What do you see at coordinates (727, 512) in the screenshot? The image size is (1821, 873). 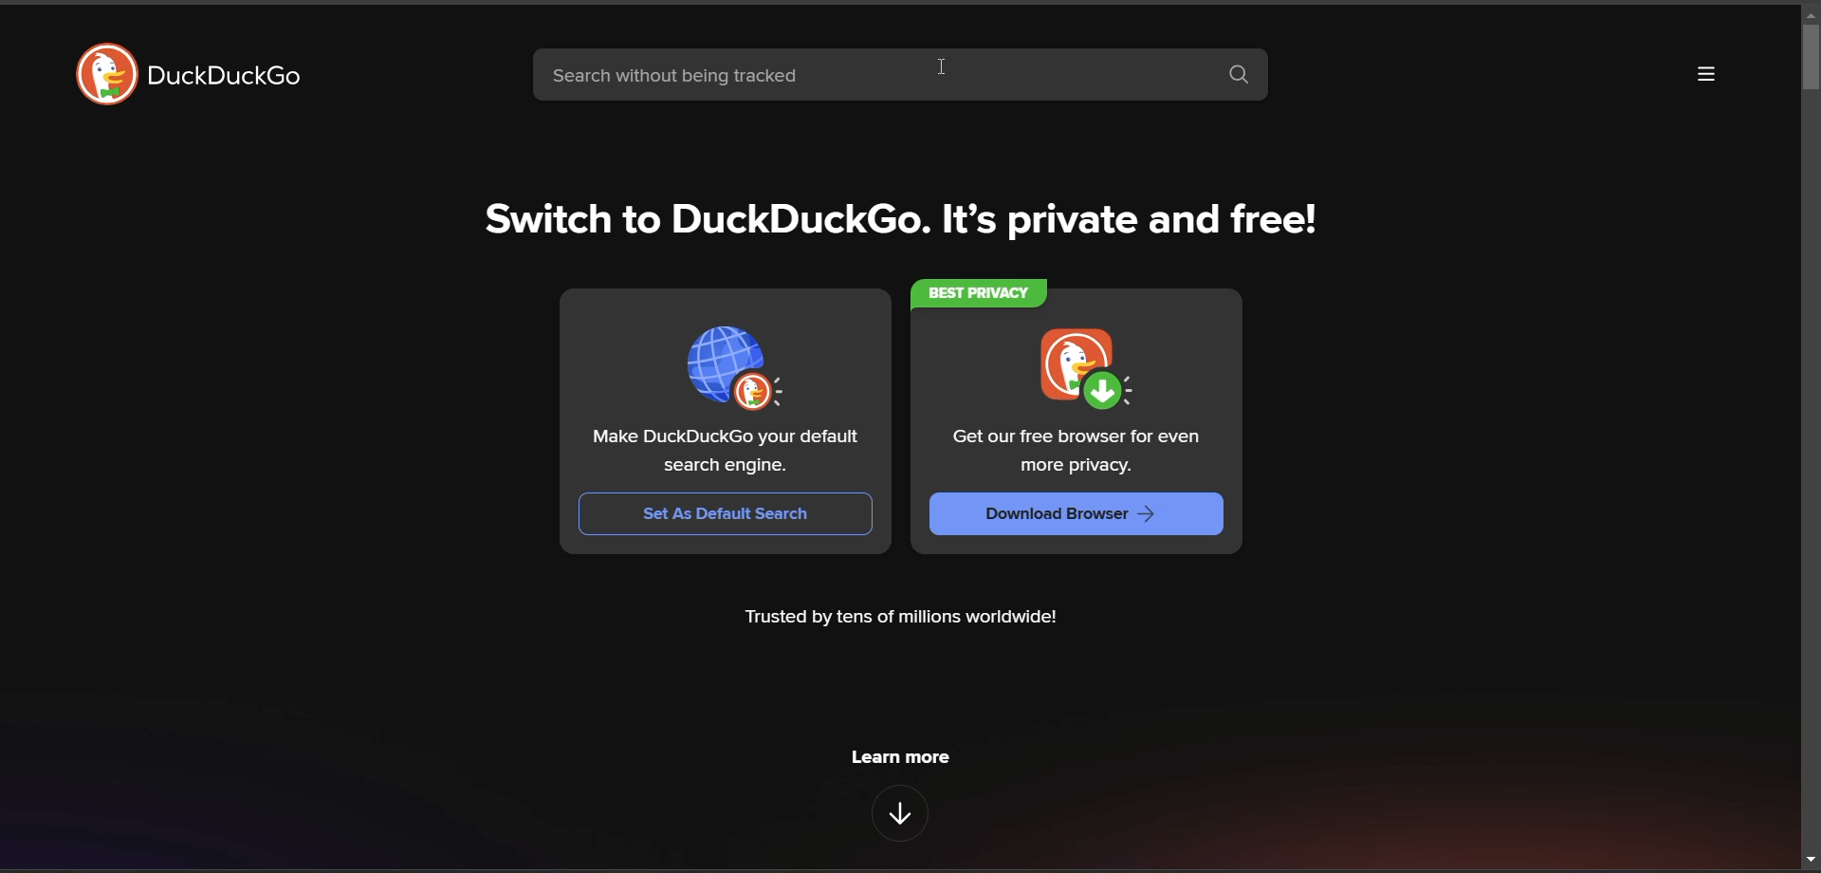 I see `Set As Default Search` at bounding box center [727, 512].